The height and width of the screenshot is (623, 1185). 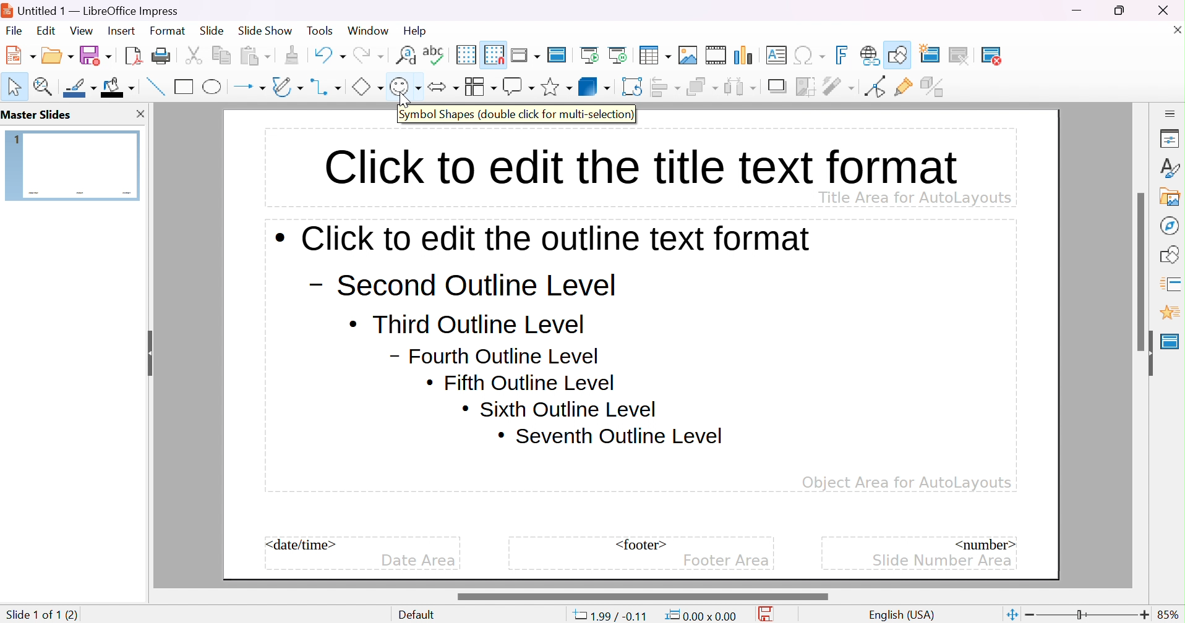 I want to click on insert hyperlink, so click(x=870, y=55).